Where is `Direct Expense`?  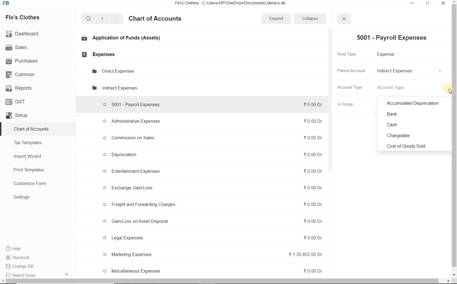
Direct Expense is located at coordinates (113, 71).